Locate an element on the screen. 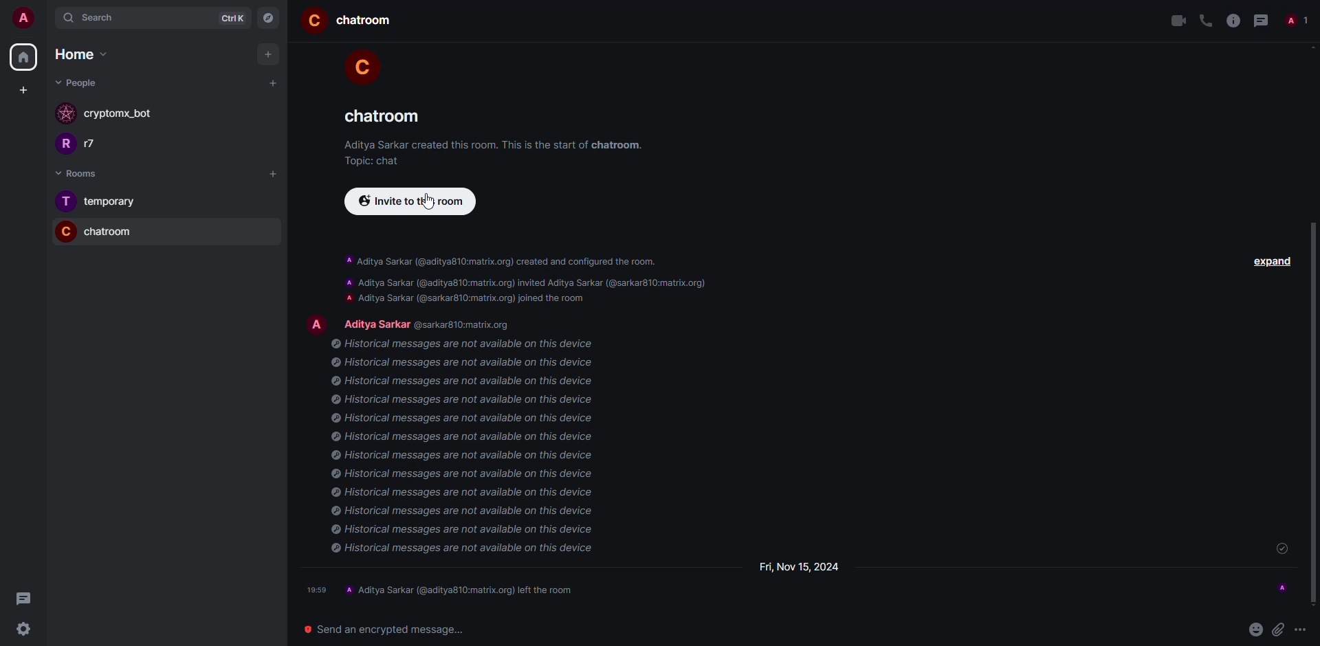  people is located at coordinates (99, 144).